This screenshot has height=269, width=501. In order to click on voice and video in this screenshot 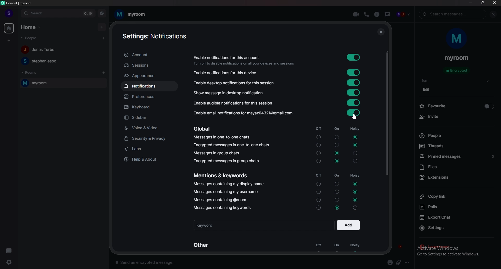, I will do `click(150, 128)`.